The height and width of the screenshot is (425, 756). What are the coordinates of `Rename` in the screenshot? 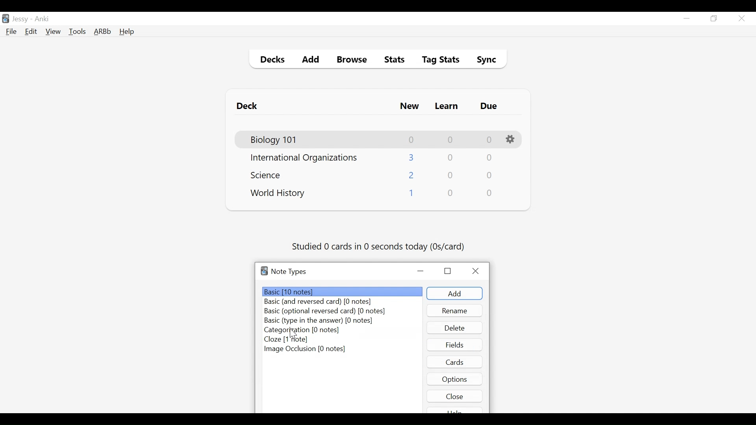 It's located at (455, 310).